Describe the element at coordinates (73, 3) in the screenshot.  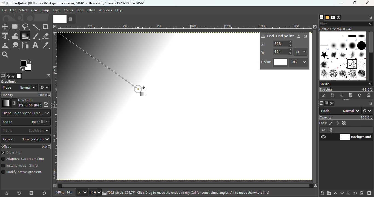
I see `untitled -36.0 (rgb color 8-bit gamma integer , gimp built in stgb, 1 layer) 1174x788 - gimp` at that location.